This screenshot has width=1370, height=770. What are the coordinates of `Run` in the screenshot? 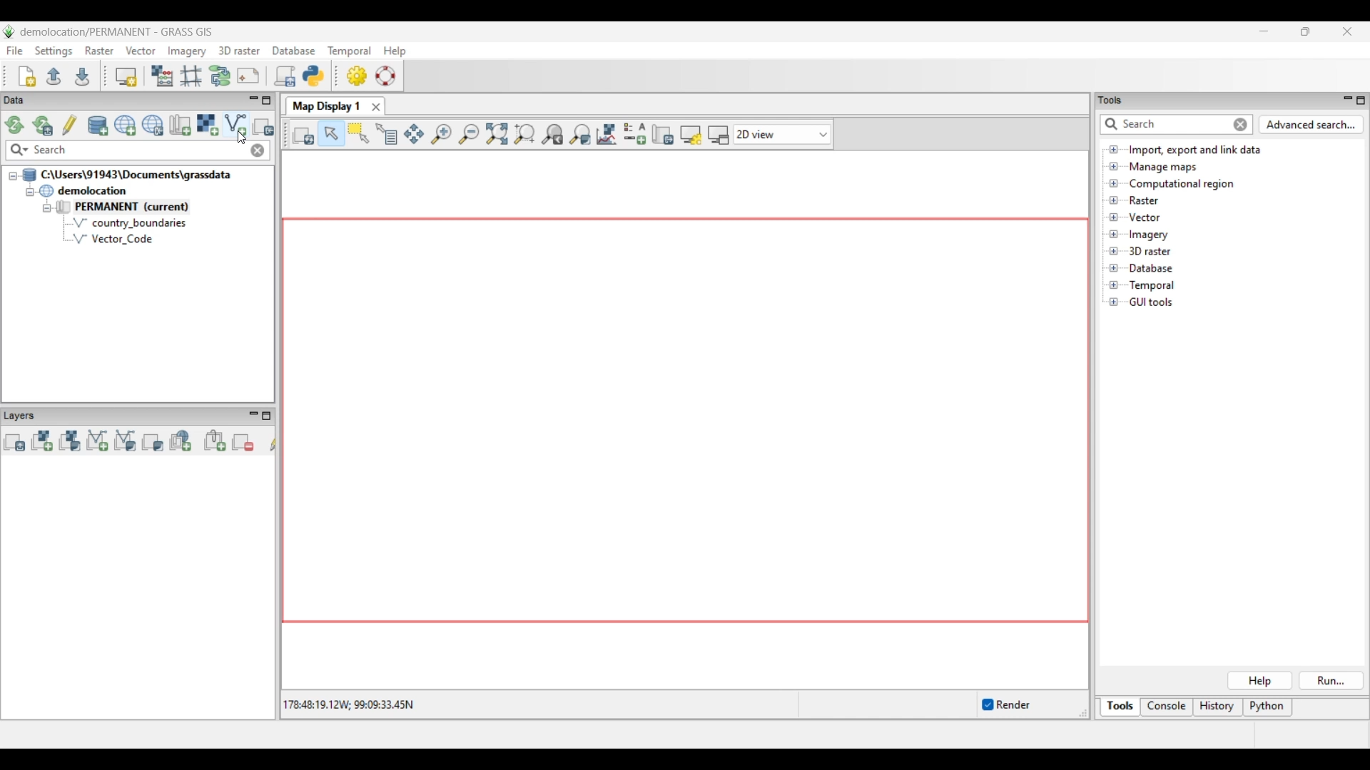 It's located at (1332, 681).